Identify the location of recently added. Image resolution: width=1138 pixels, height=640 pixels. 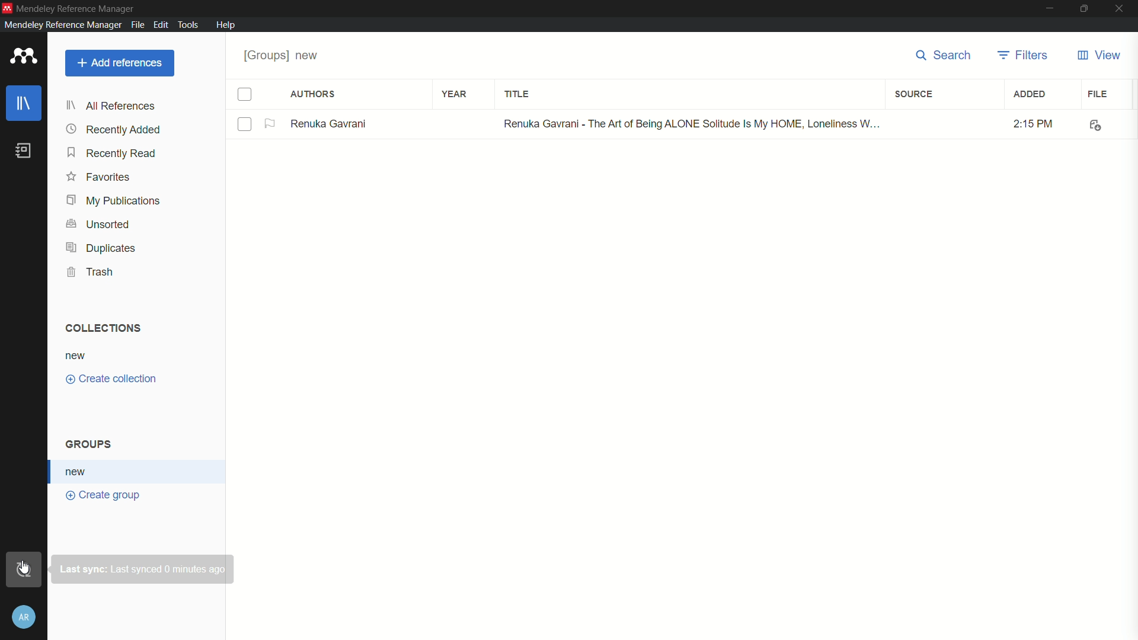
(114, 130).